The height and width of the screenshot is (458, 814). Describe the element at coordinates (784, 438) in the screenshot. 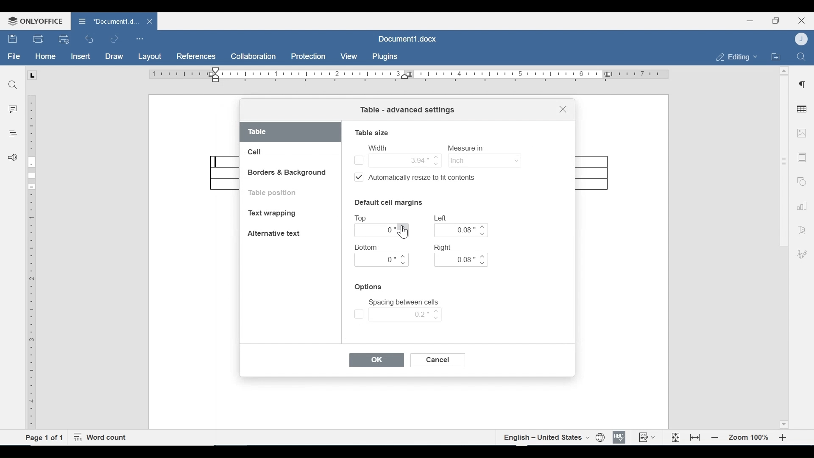

I see `Zoom in` at that location.